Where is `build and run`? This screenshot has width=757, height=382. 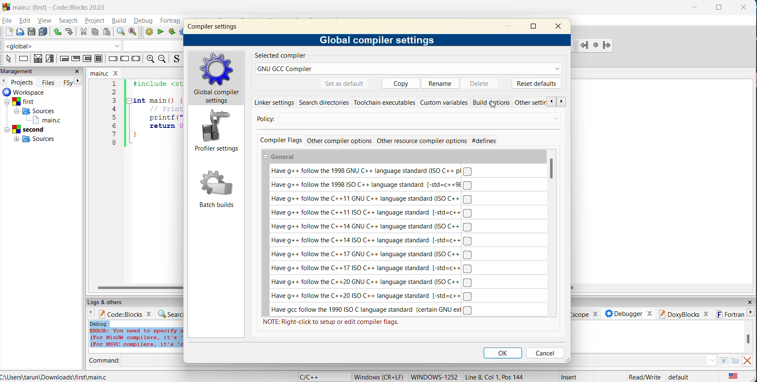 build and run is located at coordinates (172, 32).